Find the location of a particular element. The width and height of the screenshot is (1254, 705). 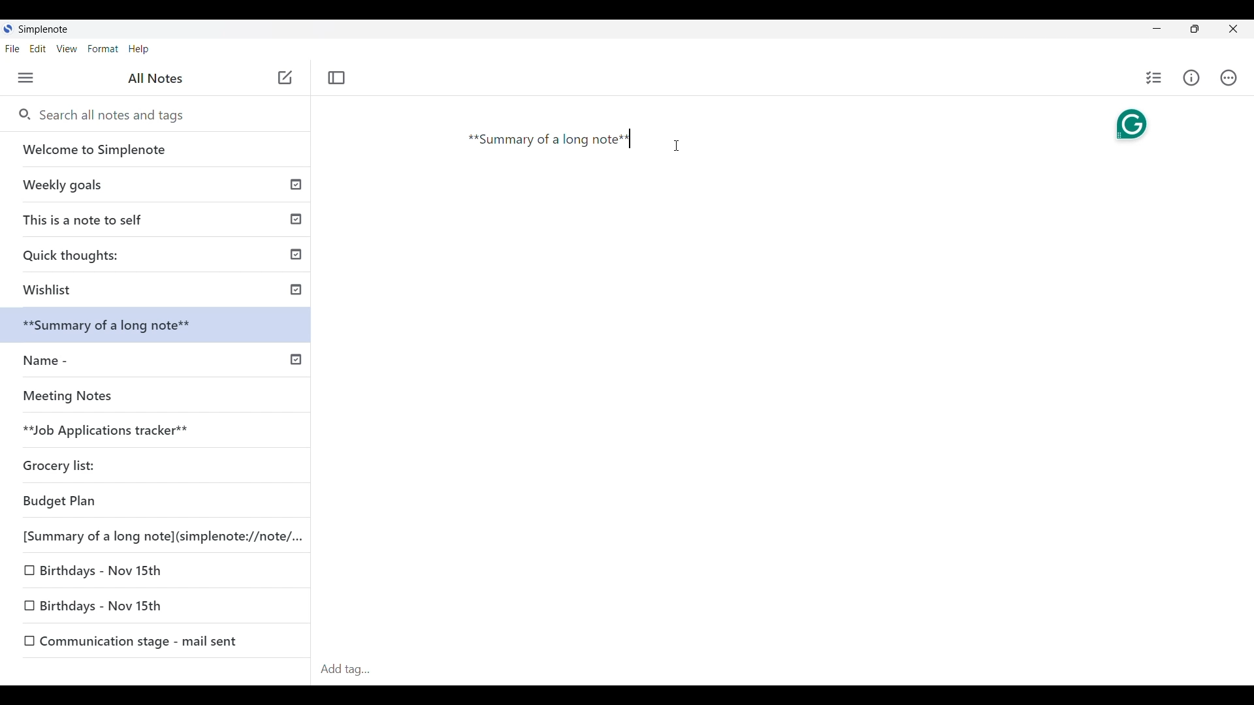

Minimize is located at coordinates (1157, 28).